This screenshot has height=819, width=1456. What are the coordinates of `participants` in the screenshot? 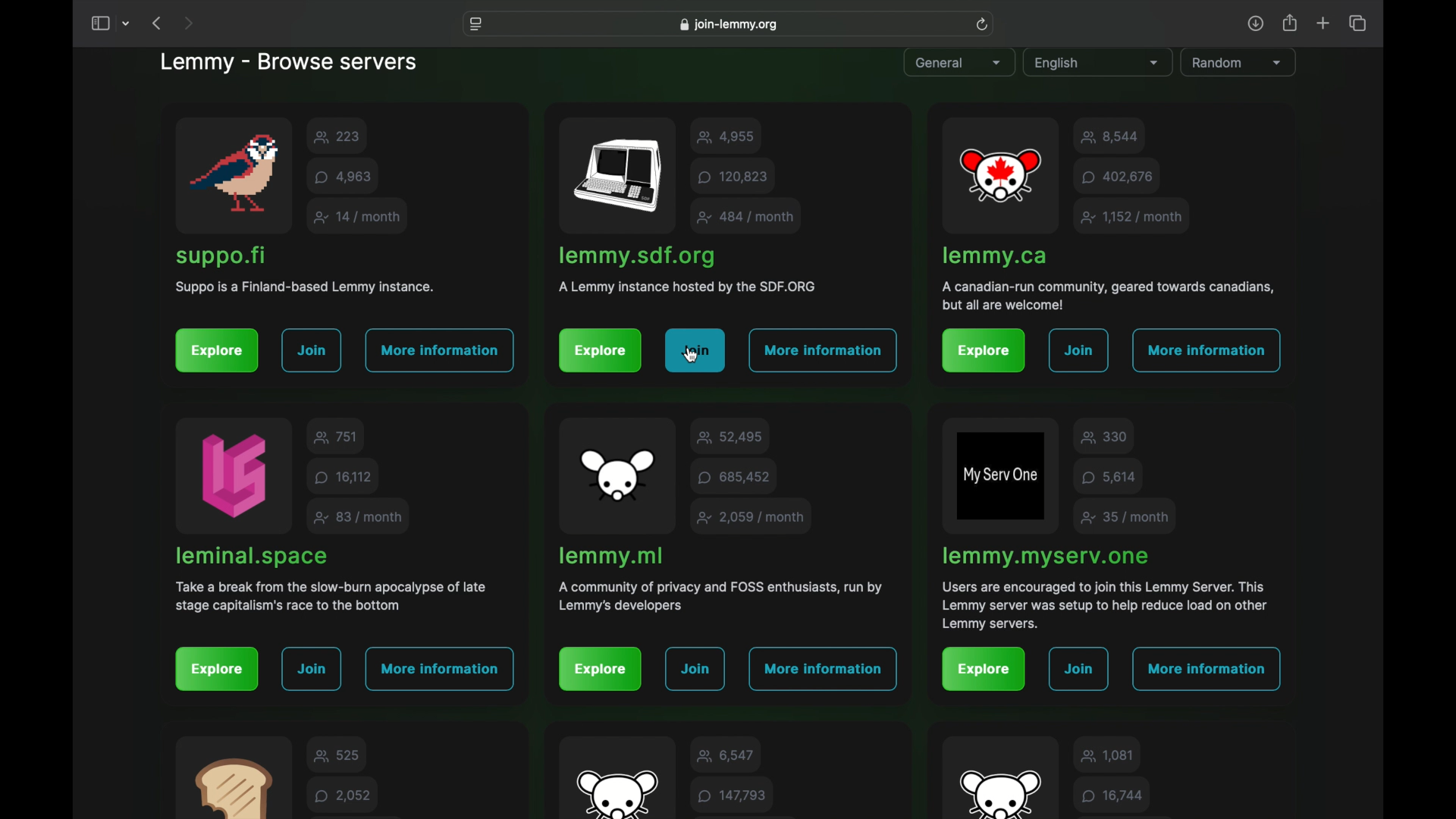 It's located at (336, 437).